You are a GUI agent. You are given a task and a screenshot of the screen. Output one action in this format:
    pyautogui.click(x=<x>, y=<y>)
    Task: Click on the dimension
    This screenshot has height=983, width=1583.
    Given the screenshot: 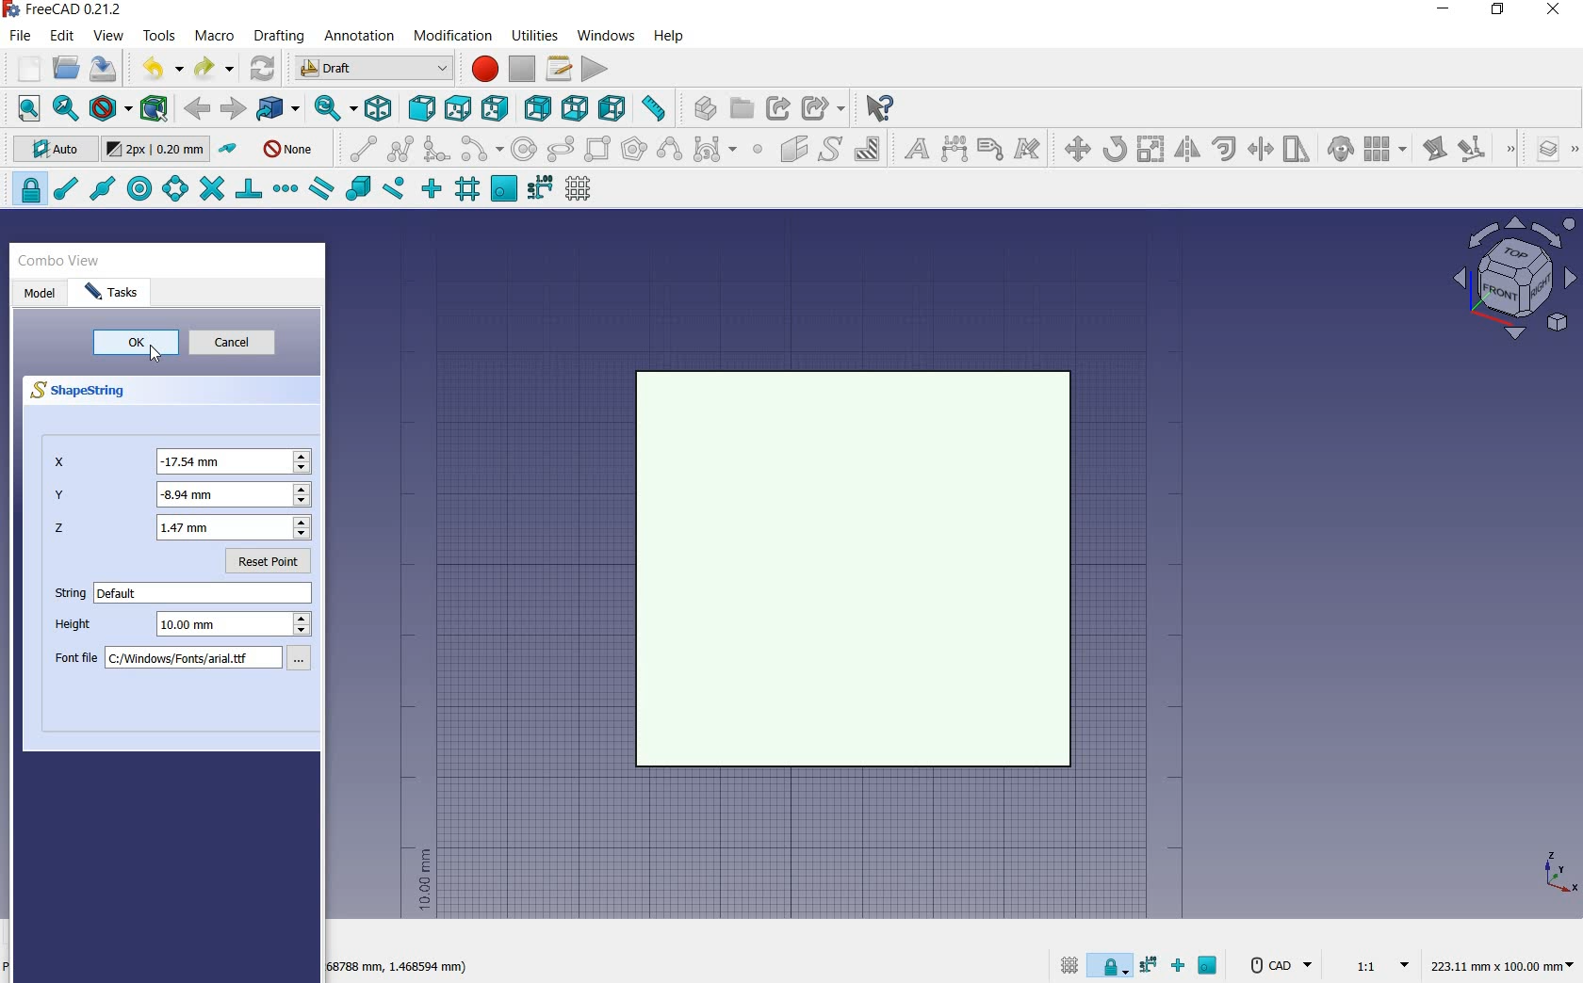 What is the action you would take?
    pyautogui.click(x=1507, y=967)
    